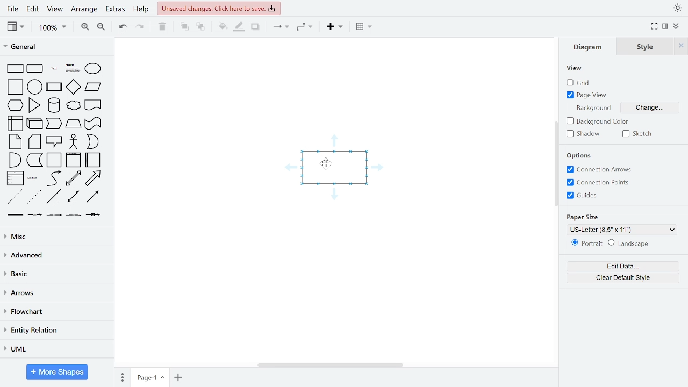 The image size is (688, 387). Describe the element at coordinates (677, 25) in the screenshot. I see `collapse` at that location.